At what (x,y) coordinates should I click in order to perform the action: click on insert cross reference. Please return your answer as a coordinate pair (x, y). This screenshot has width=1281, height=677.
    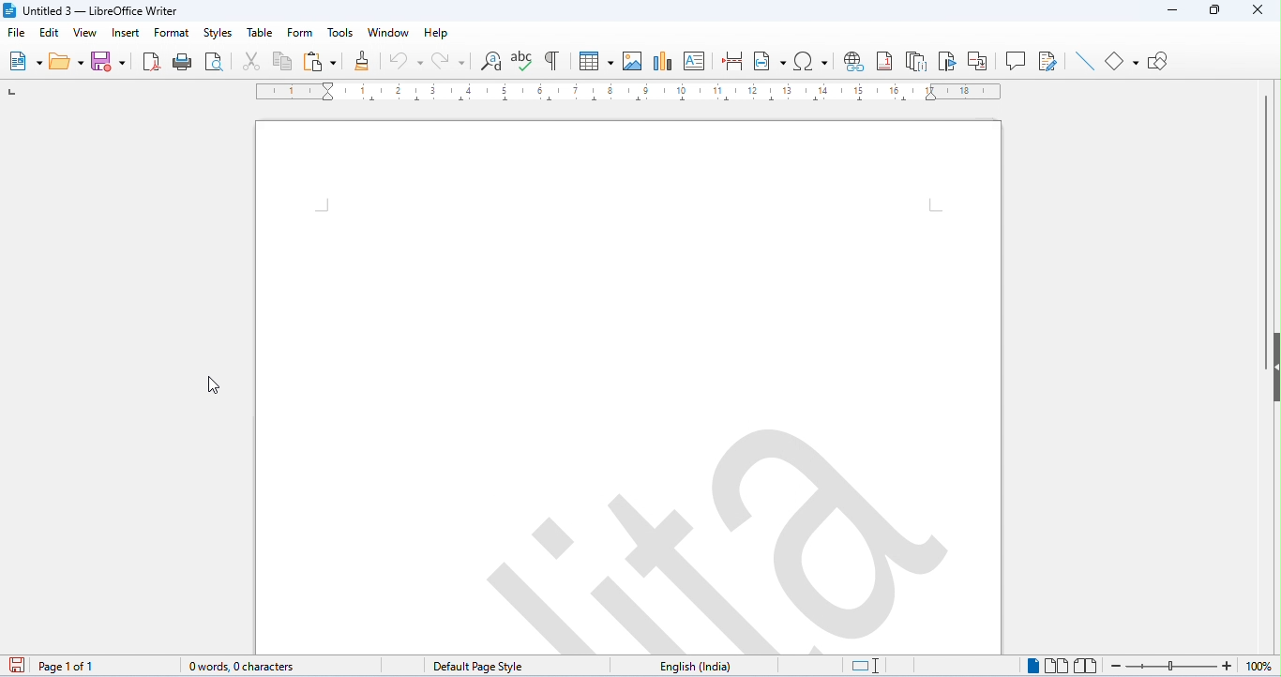
    Looking at the image, I should click on (980, 63).